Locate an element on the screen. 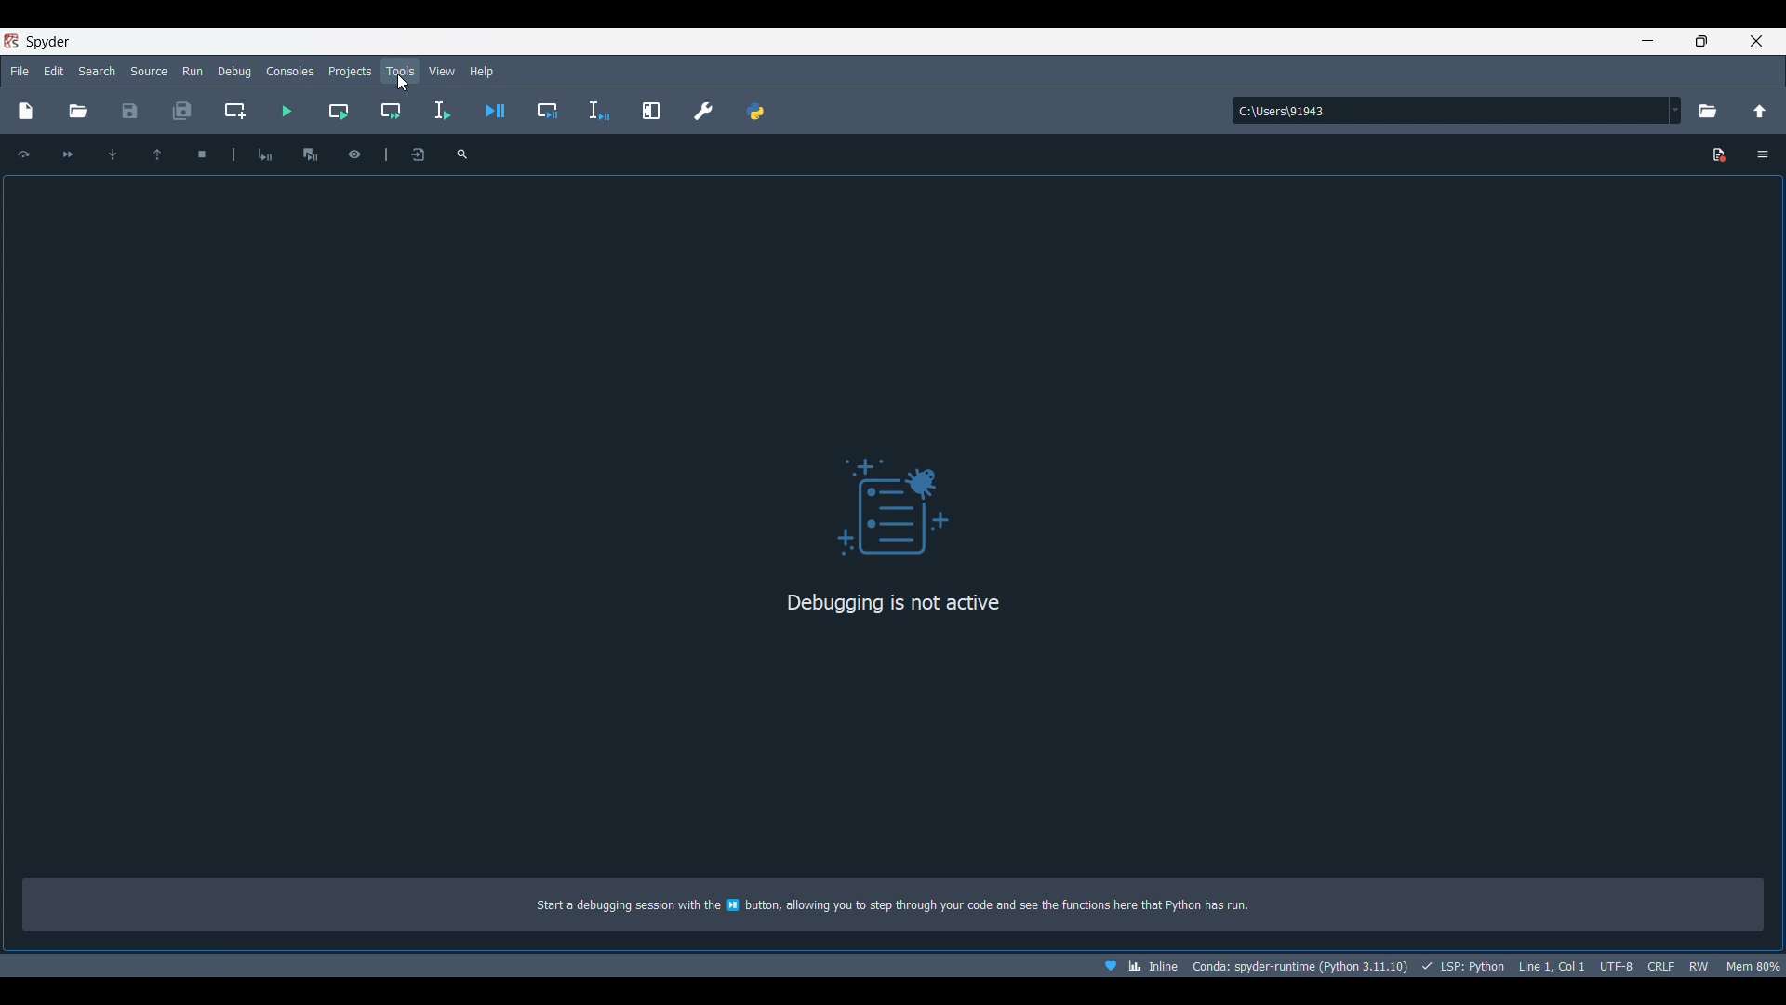  profiler is located at coordinates (354, 152).